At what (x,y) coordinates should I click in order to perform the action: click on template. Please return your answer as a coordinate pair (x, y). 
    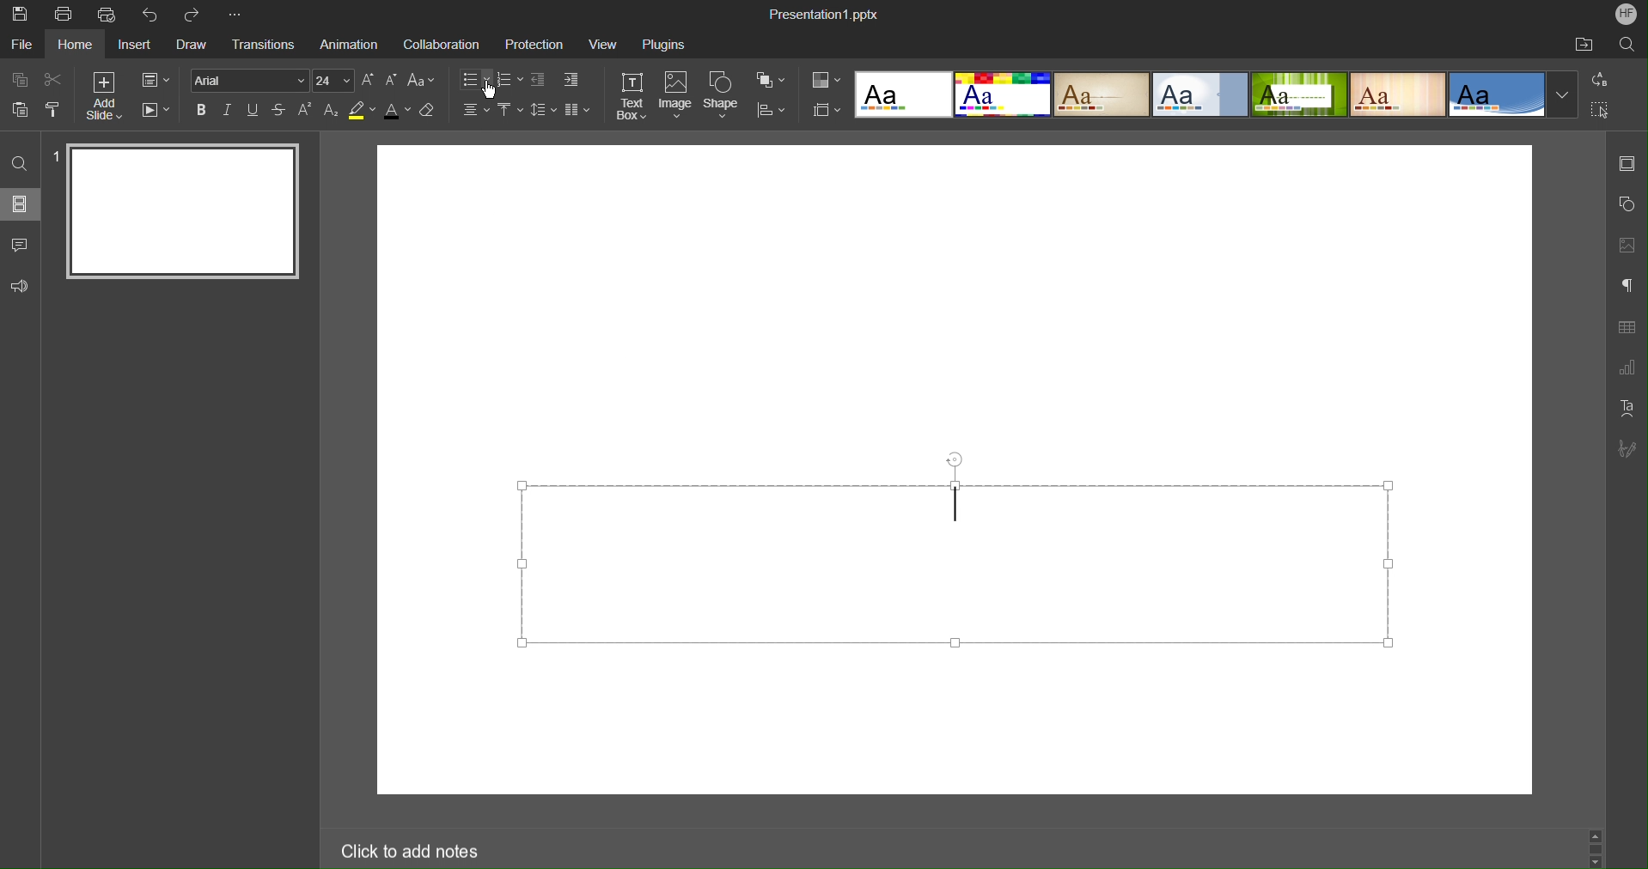
    Looking at the image, I should click on (1496, 94).